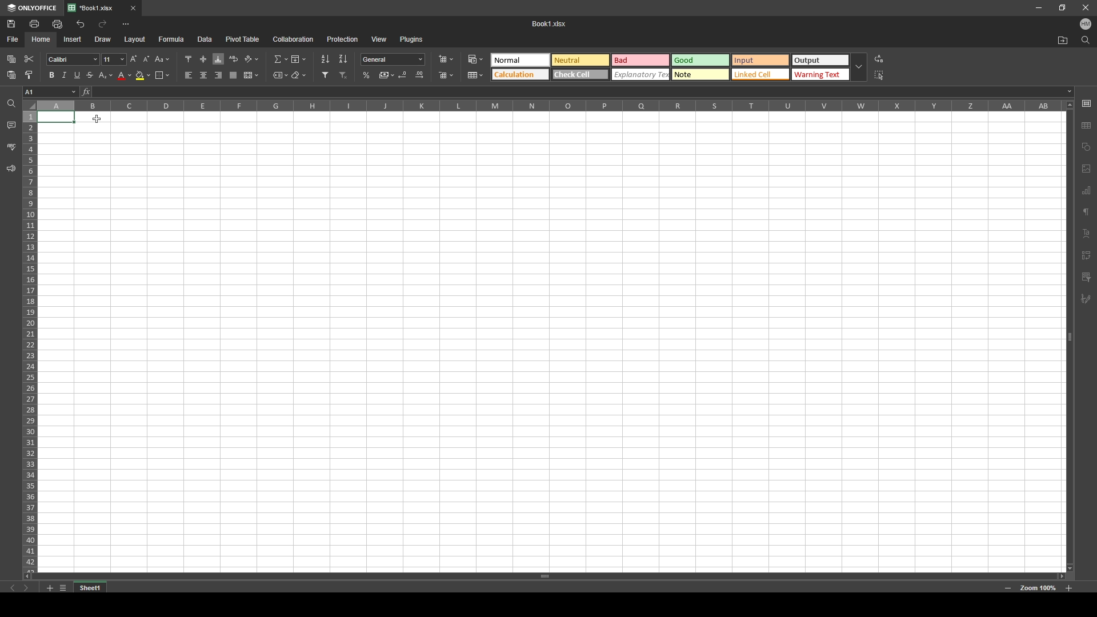 This screenshot has height=617, width=1097. I want to click on underline, so click(77, 75).